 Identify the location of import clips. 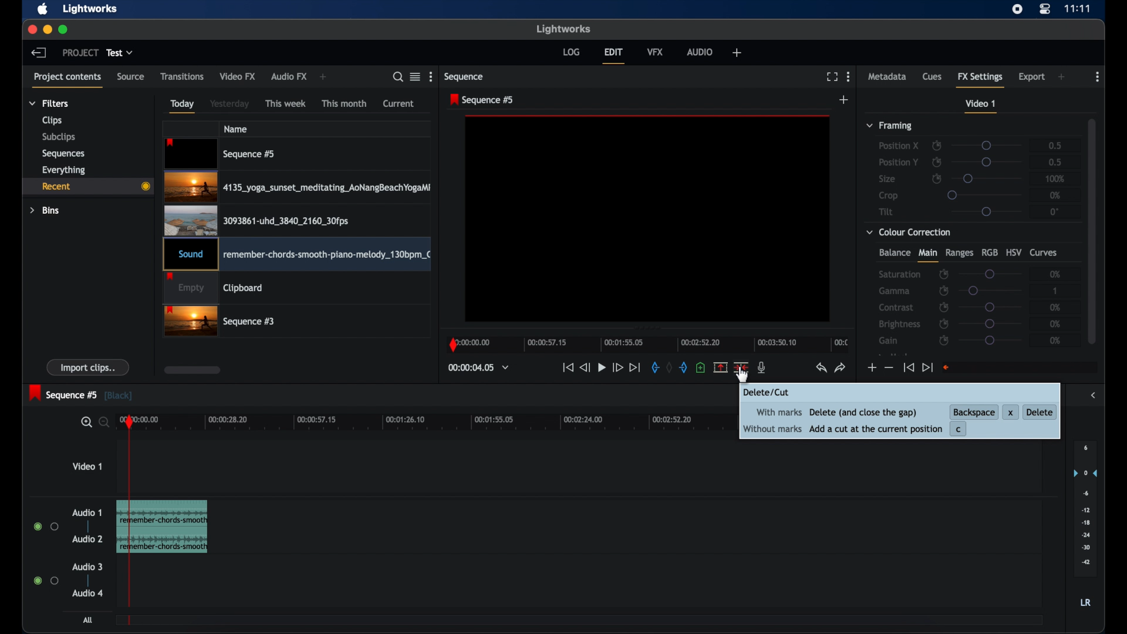
(88, 367).